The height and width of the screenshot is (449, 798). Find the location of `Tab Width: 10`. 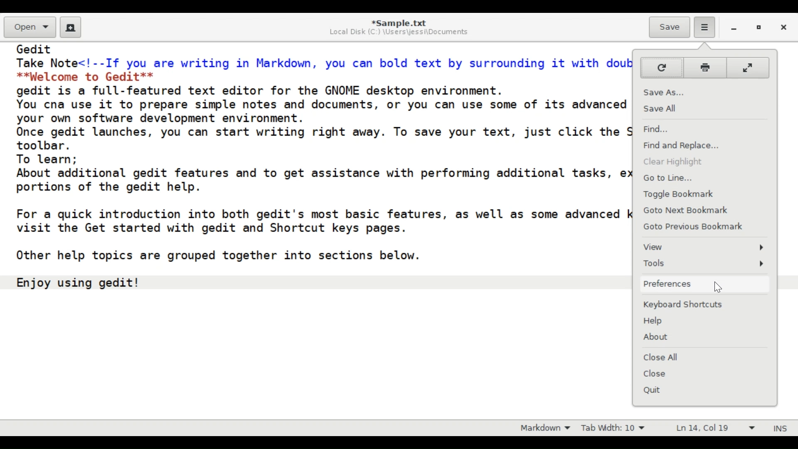

Tab Width: 10 is located at coordinates (612, 427).